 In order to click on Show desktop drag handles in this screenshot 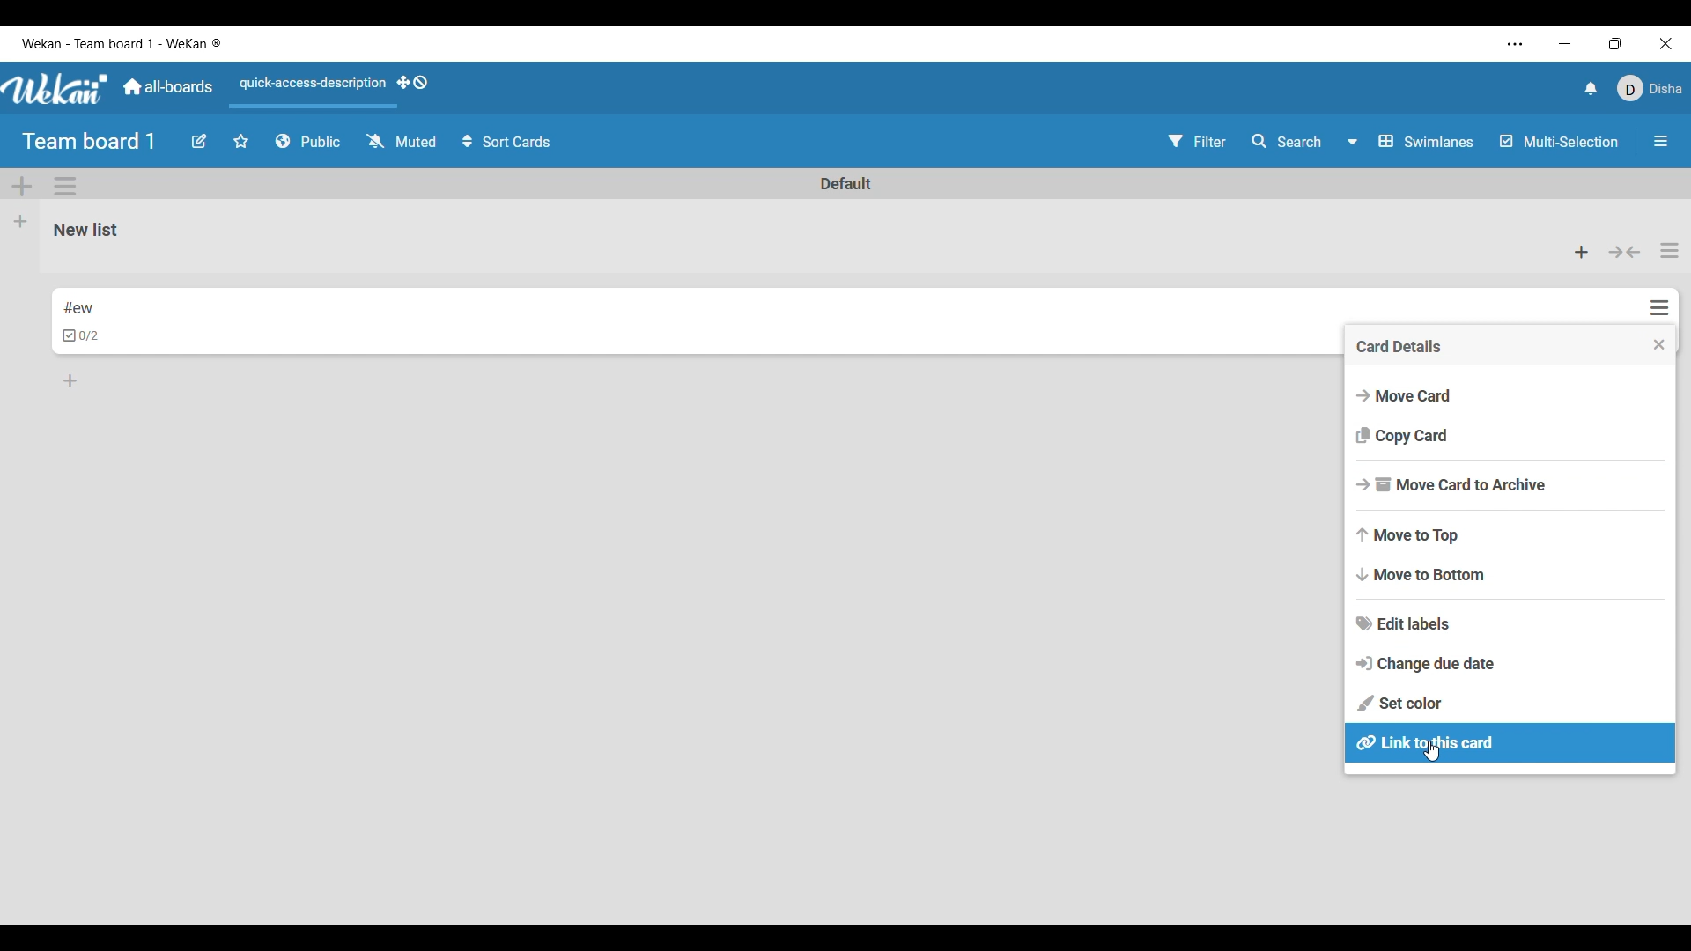, I will do `click(412, 83)`.